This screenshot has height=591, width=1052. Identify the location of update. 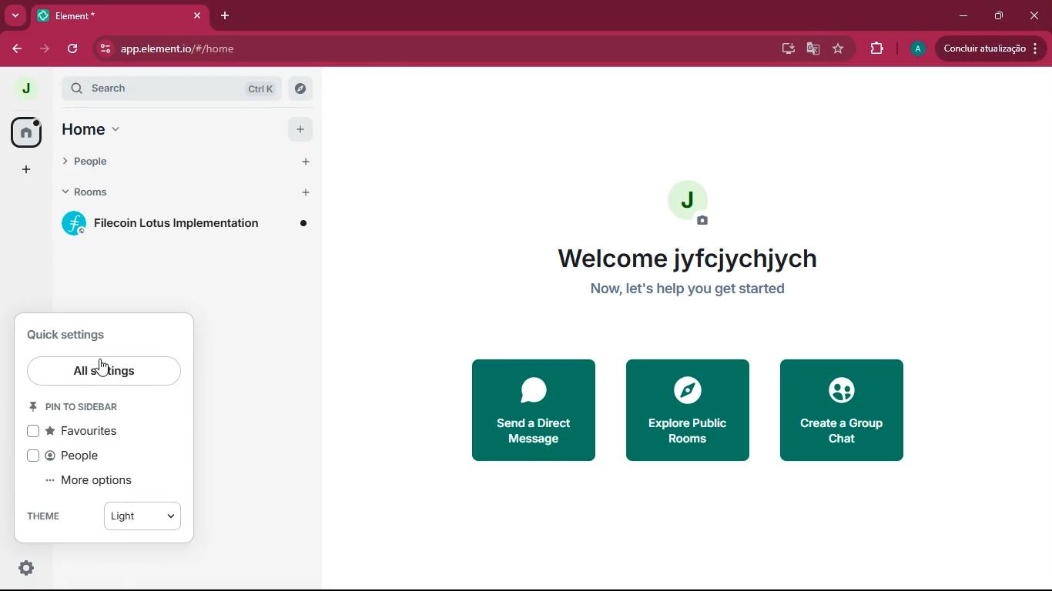
(990, 49).